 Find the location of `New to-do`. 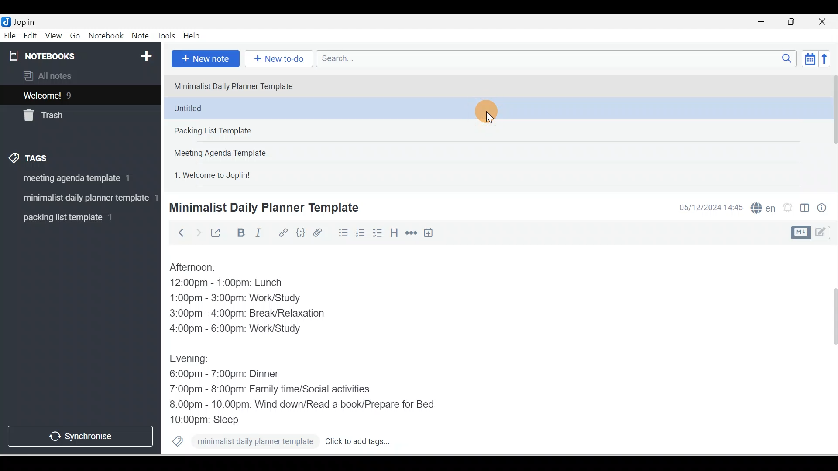

New to-do is located at coordinates (277, 59).